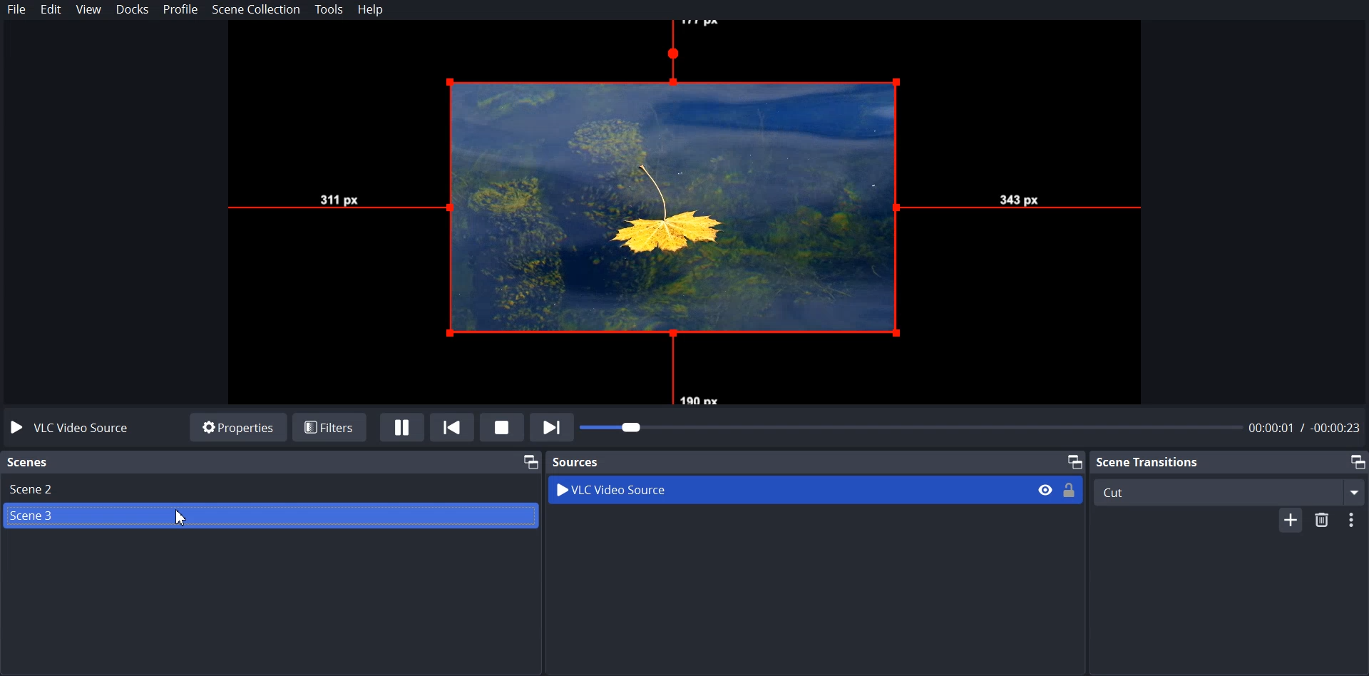  I want to click on Maximize window, so click(1357, 461).